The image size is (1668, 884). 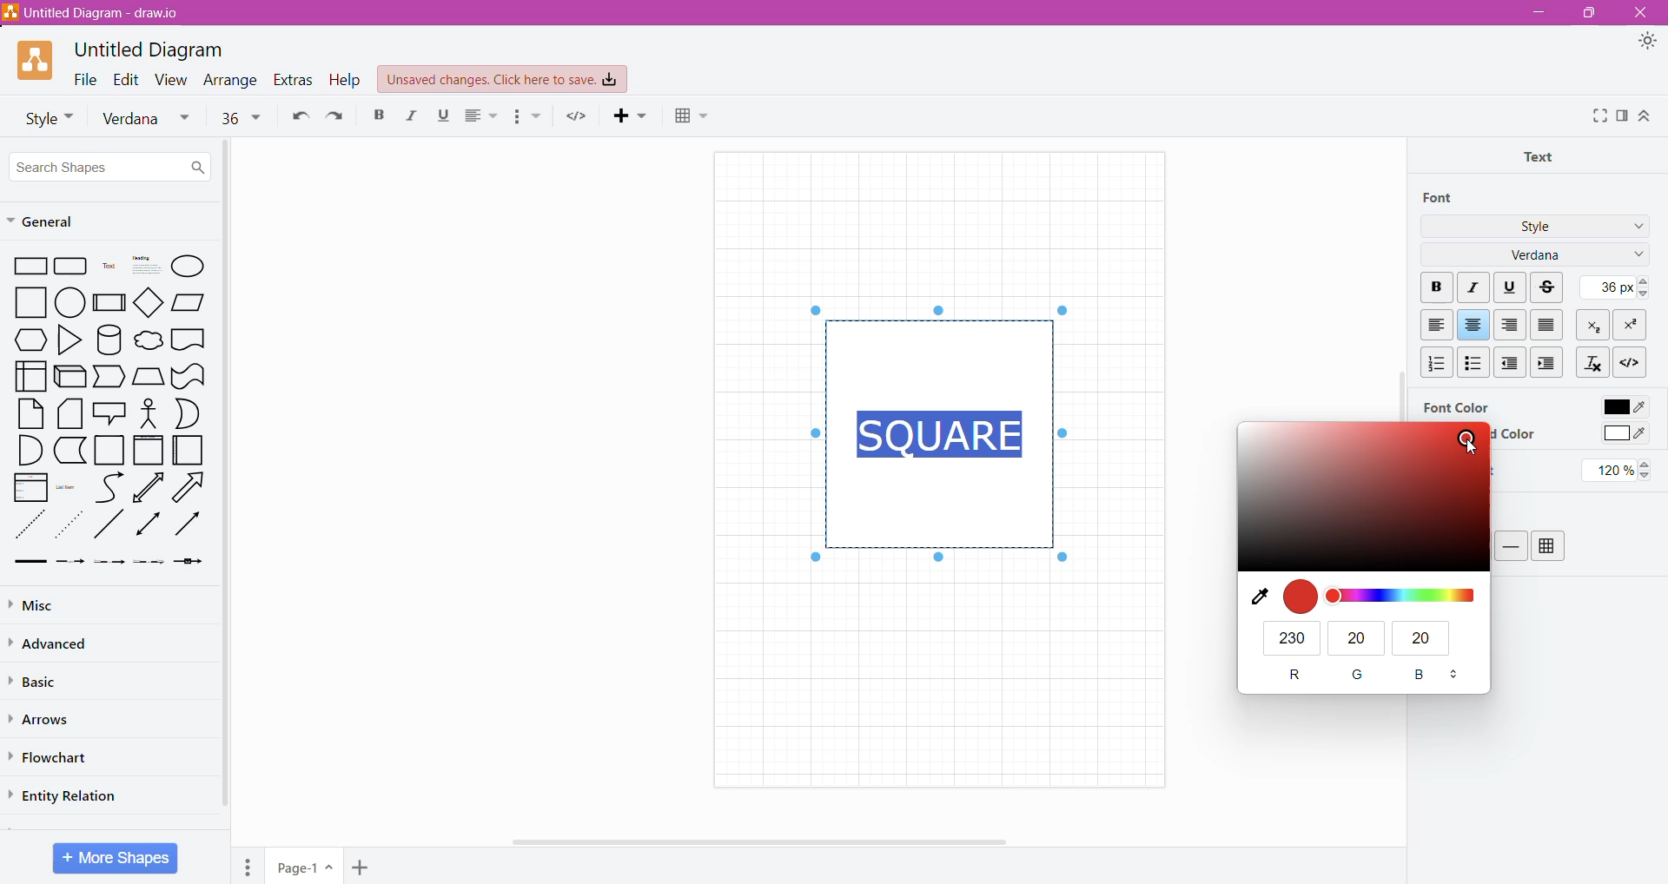 I want to click on Table, so click(x=698, y=117).